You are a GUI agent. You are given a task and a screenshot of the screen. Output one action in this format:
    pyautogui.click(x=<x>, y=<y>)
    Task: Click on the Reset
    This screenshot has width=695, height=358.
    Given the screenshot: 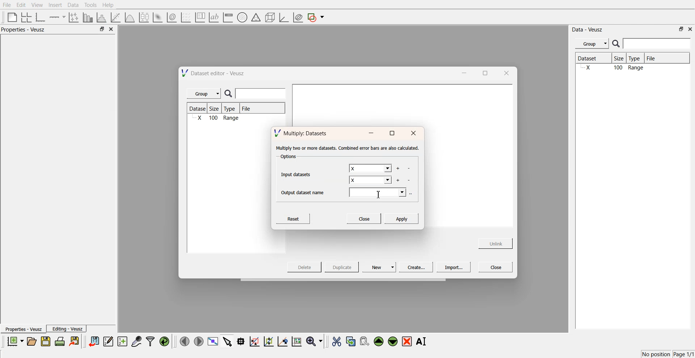 What is the action you would take?
    pyautogui.click(x=294, y=218)
    